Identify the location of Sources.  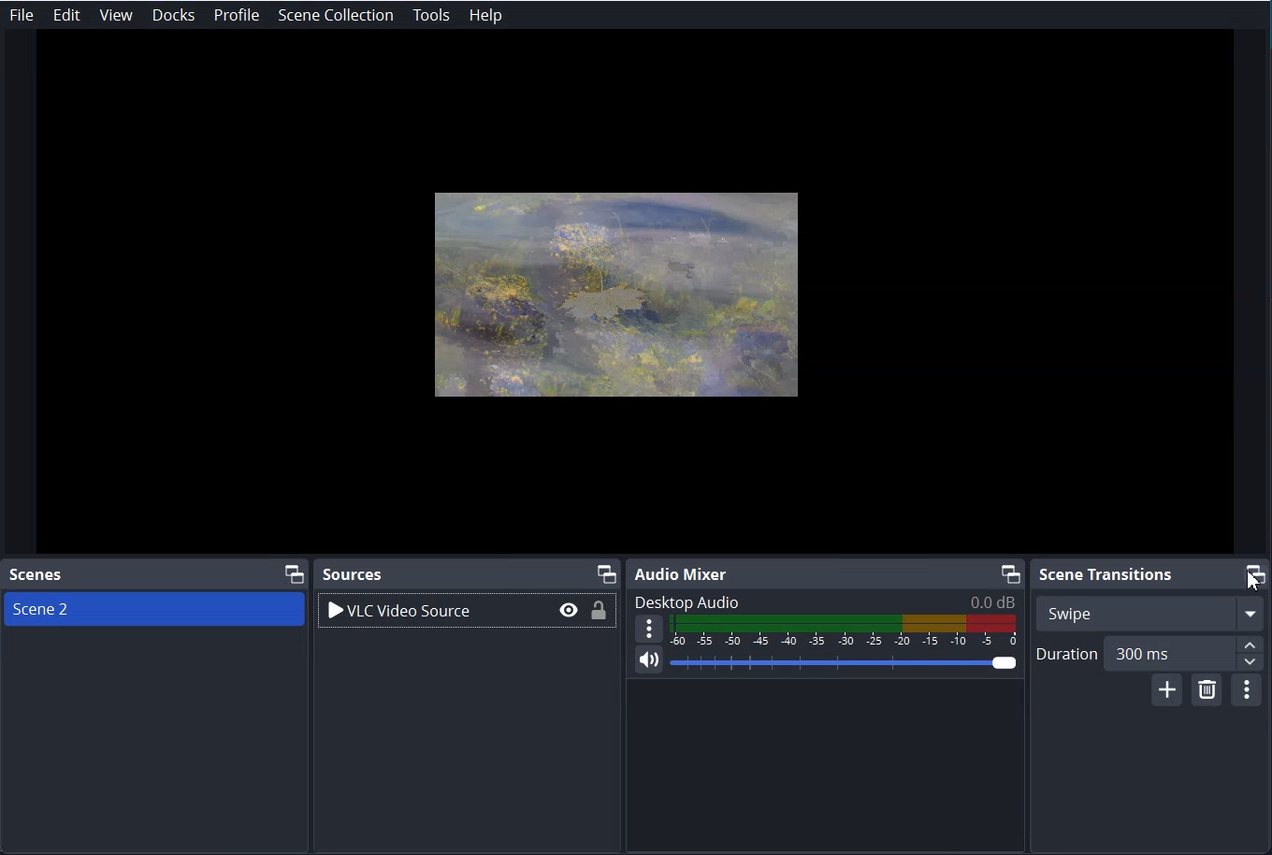
(358, 573).